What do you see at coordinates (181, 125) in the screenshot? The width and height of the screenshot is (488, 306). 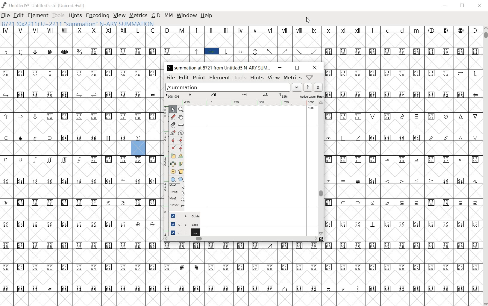 I see `measure a distance, angle between points` at bounding box center [181, 125].